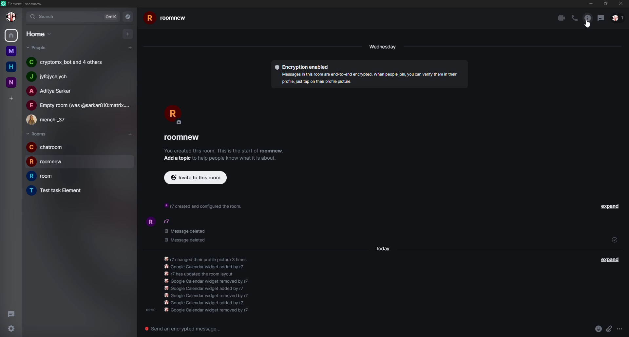  Describe the element at coordinates (600, 18) in the screenshot. I see `threads` at that location.